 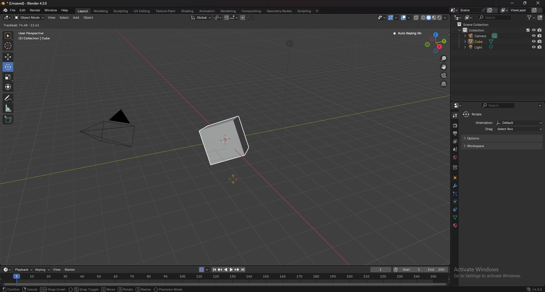 I want to click on minimize, so click(x=512, y=3).